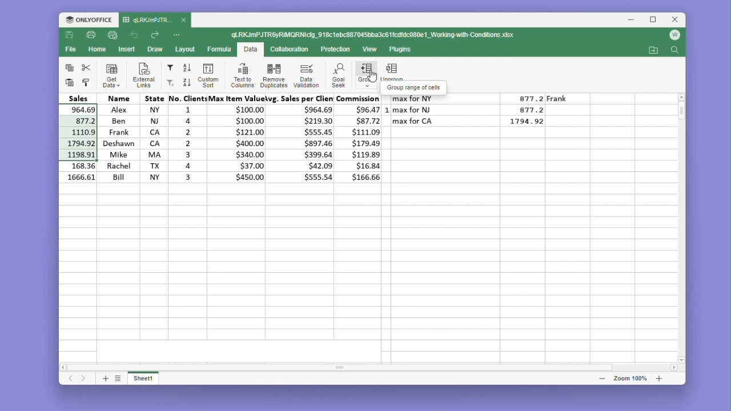  I want to click on Search, so click(674, 51).